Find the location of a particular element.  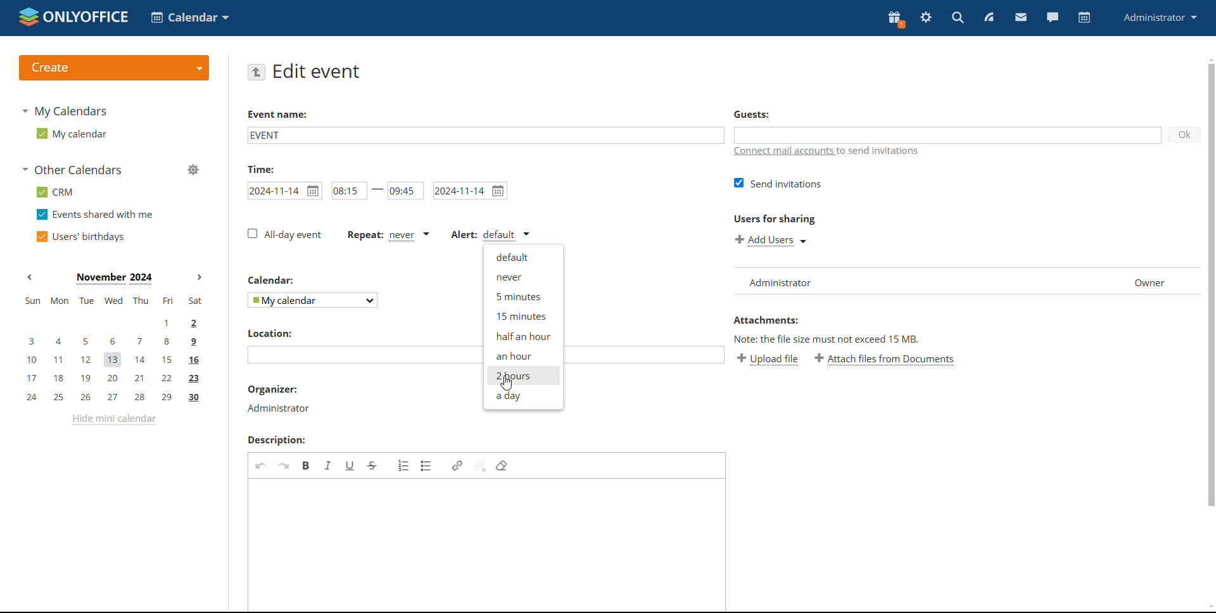

an hour is located at coordinates (522, 357).